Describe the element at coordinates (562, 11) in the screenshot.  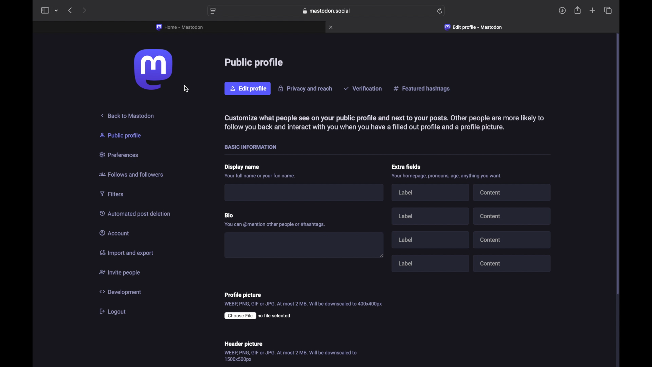
I see `downloads` at that location.